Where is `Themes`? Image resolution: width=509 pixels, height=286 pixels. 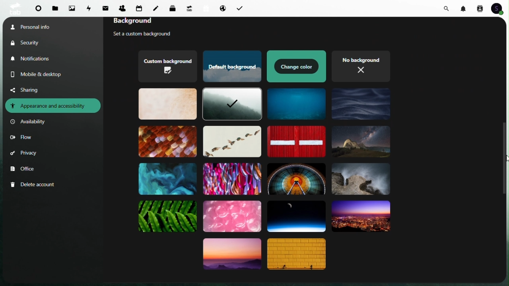
Themes is located at coordinates (298, 255).